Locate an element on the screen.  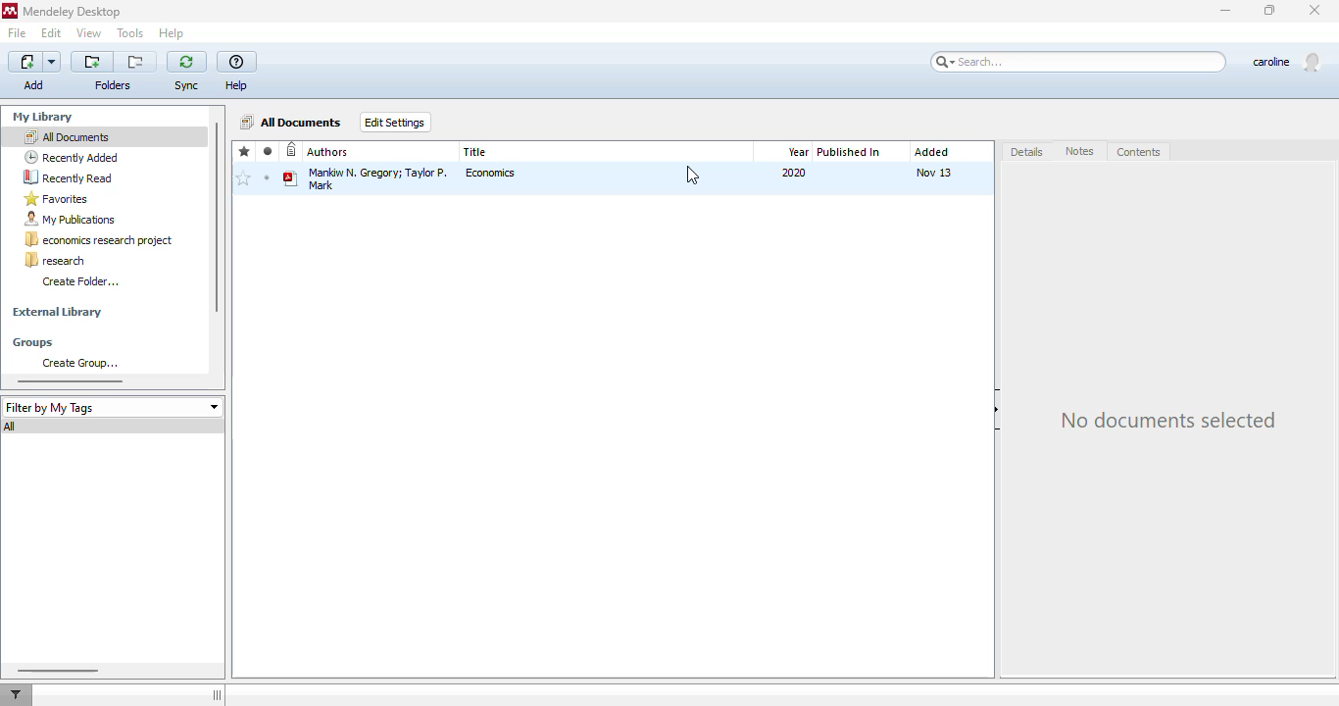
my library is located at coordinates (45, 117).